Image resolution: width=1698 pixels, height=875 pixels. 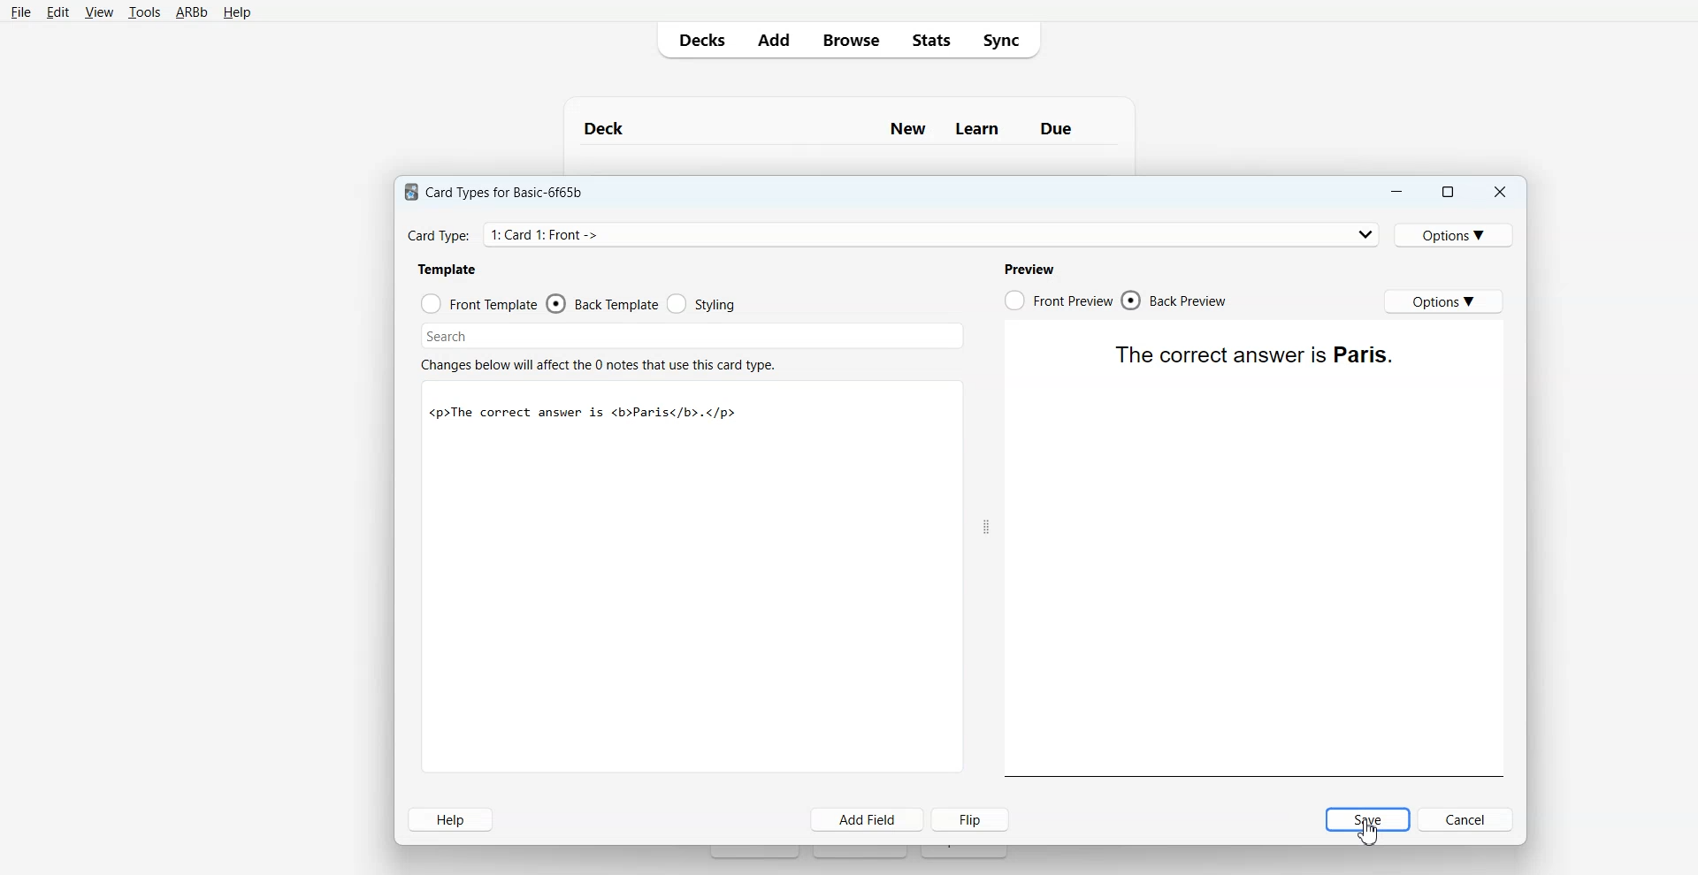 What do you see at coordinates (1177, 301) in the screenshot?
I see `Back Preview` at bounding box center [1177, 301].